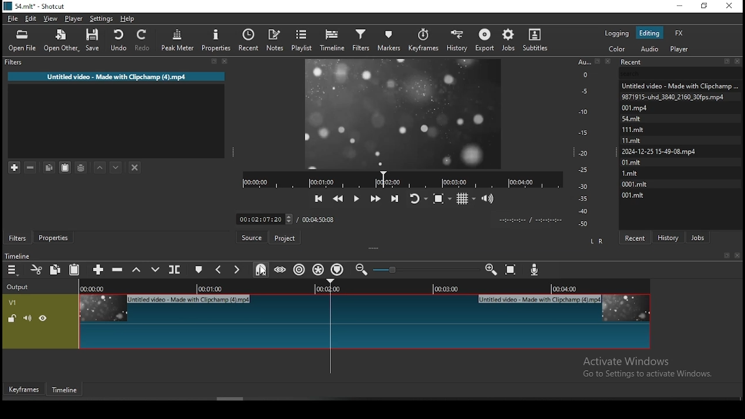  Describe the element at coordinates (44, 318) in the screenshot. I see `(un)hide` at that location.